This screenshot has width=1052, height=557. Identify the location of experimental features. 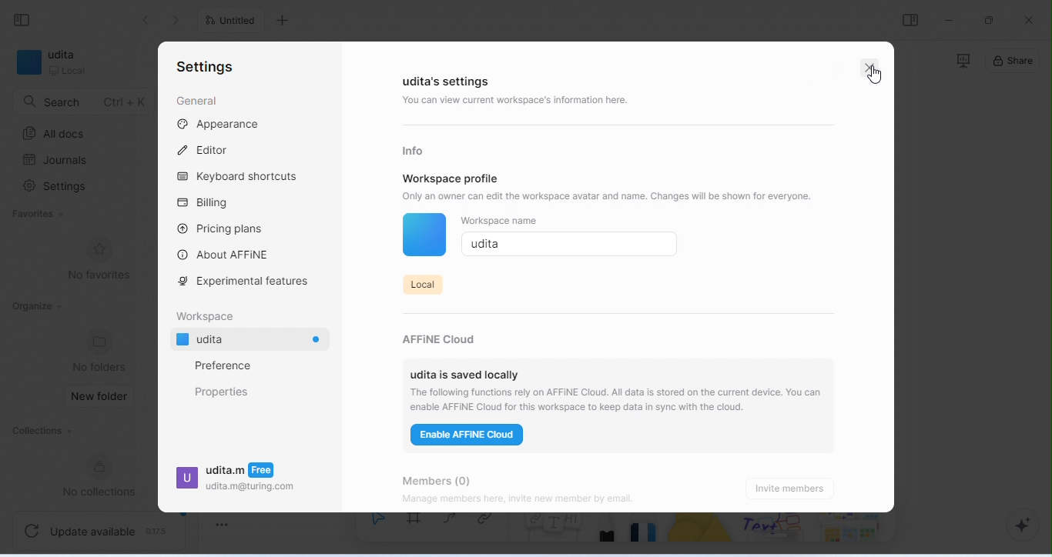
(247, 282).